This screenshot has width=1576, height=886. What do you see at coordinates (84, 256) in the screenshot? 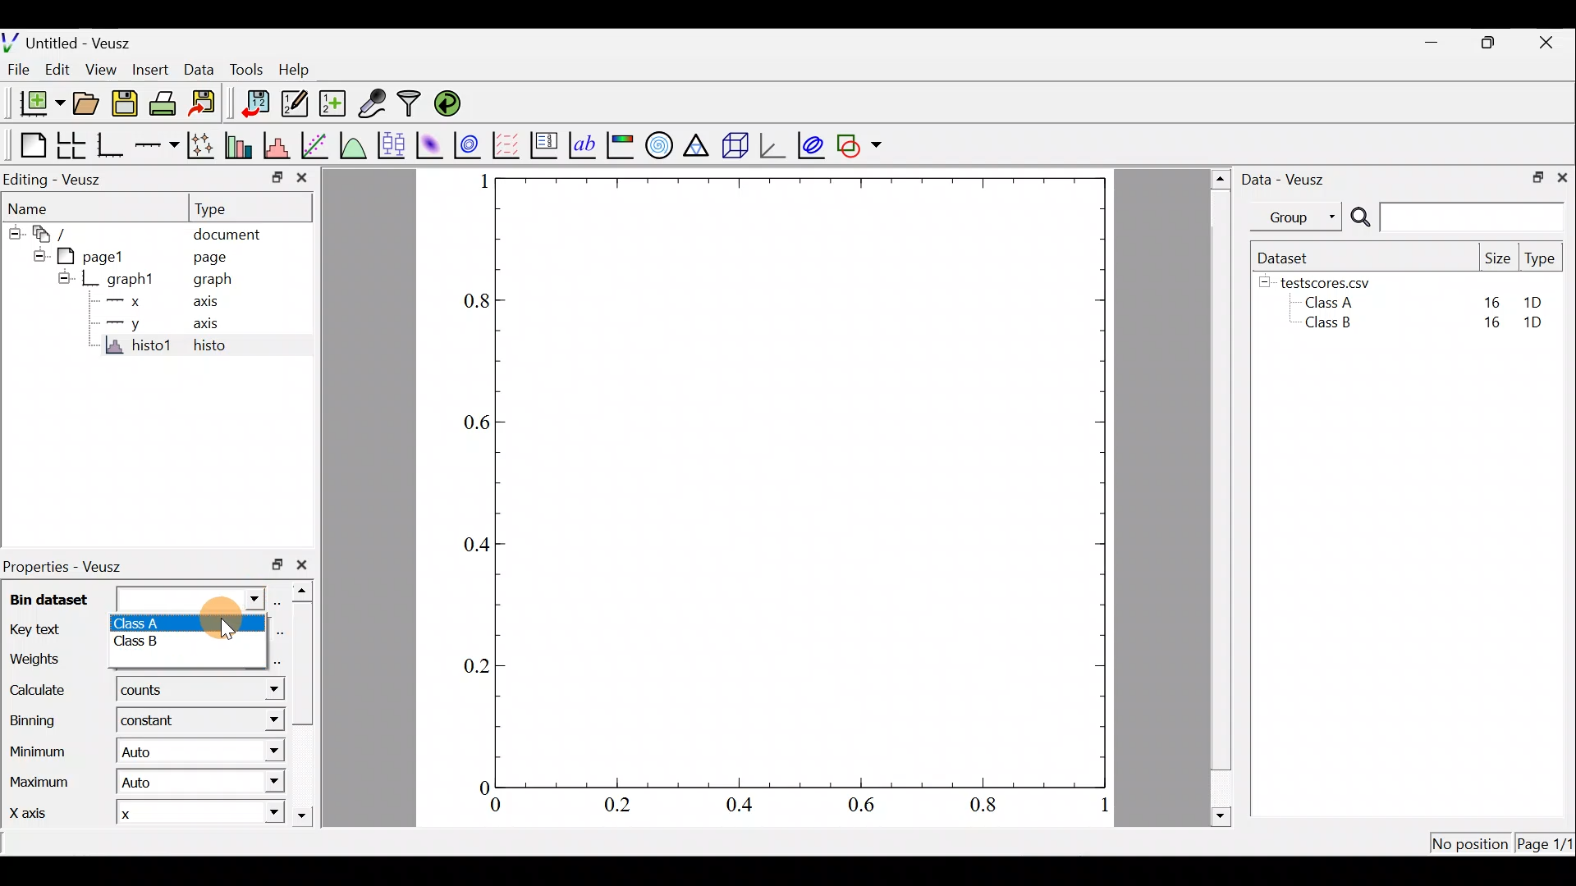
I see `page1` at bounding box center [84, 256].